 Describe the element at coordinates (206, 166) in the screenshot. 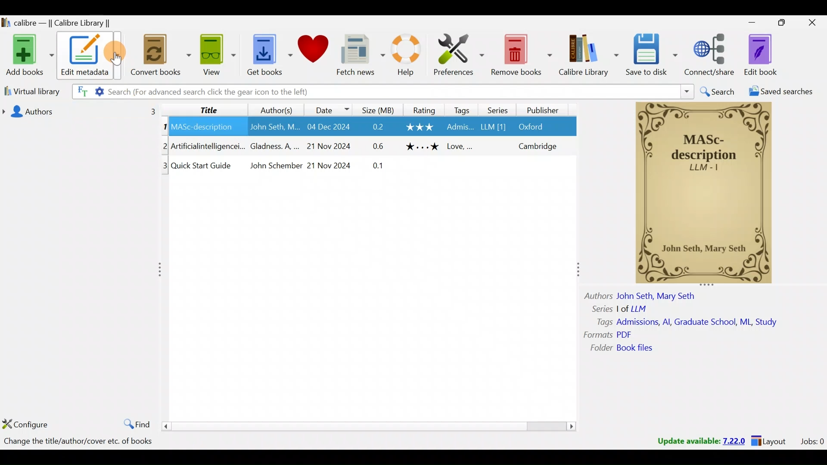

I see `` at that location.